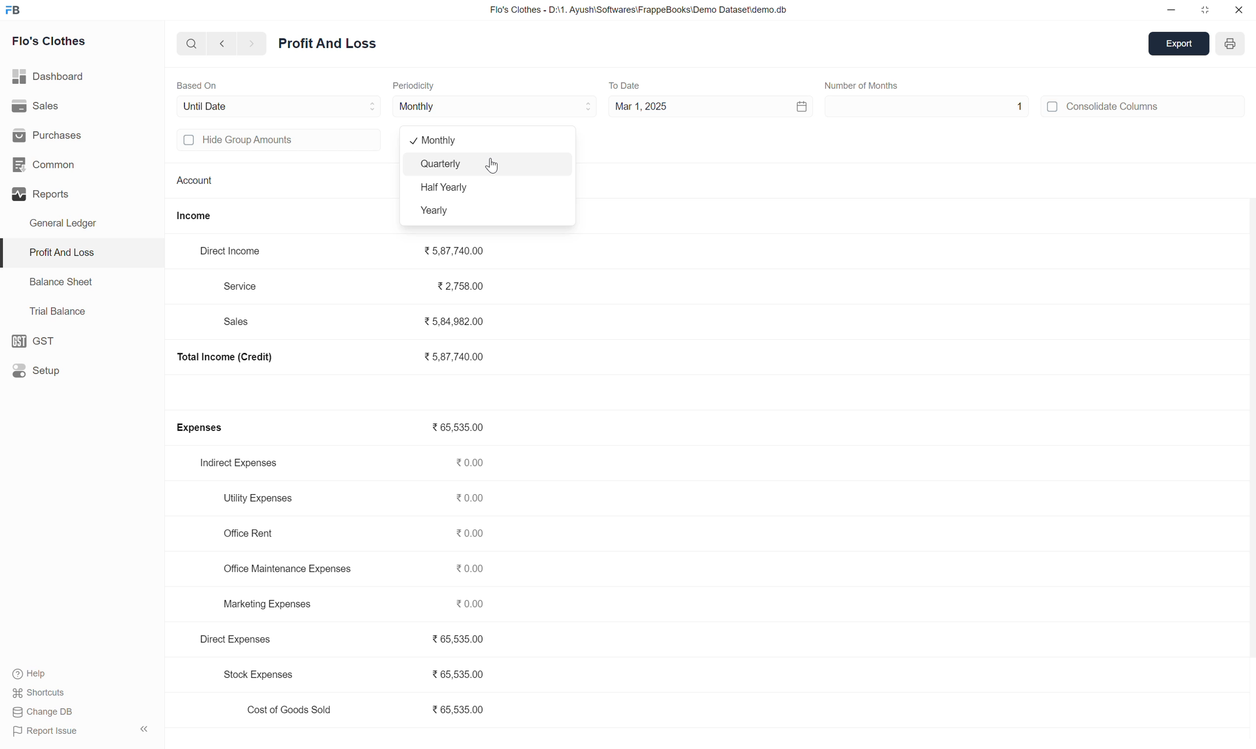 The image size is (1256, 749). What do you see at coordinates (37, 671) in the screenshot?
I see `? Help` at bounding box center [37, 671].